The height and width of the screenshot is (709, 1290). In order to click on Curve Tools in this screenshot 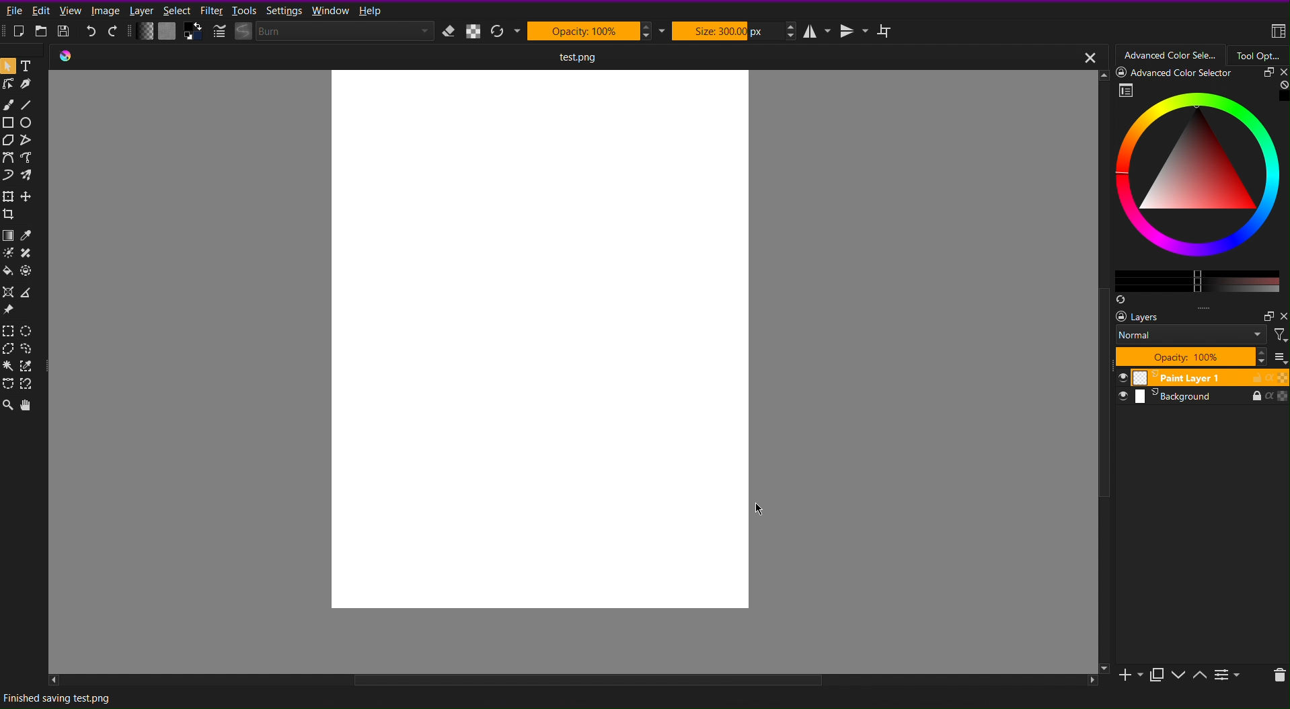, I will do `click(21, 163)`.